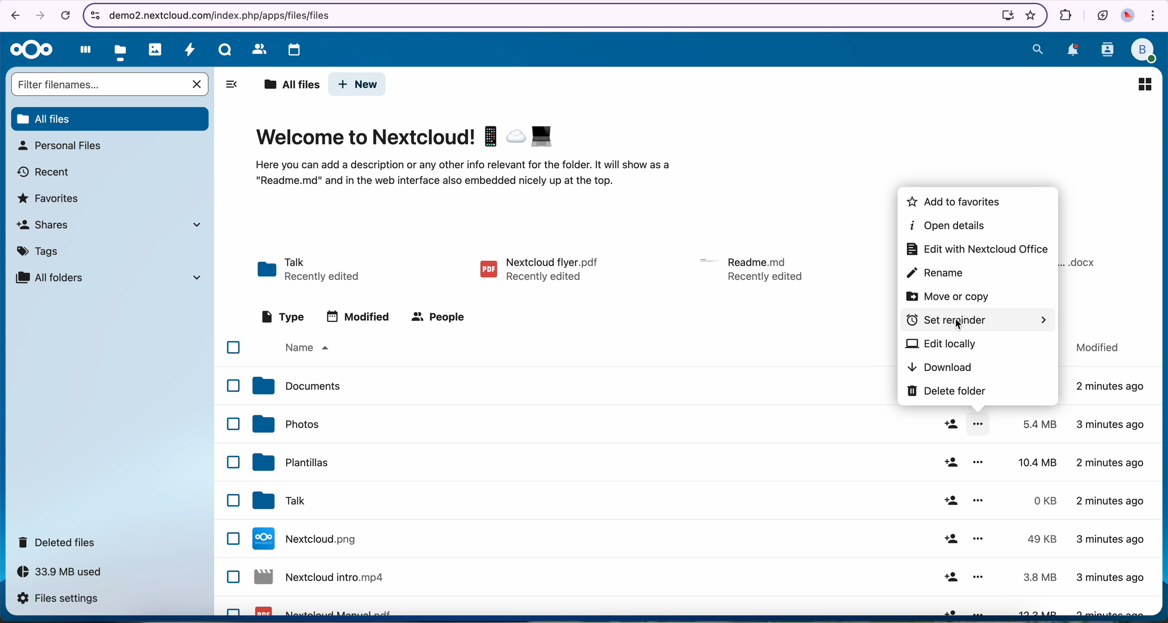 The height and width of the screenshot is (623, 1168). Describe the element at coordinates (1064, 14) in the screenshot. I see `extensions` at that location.